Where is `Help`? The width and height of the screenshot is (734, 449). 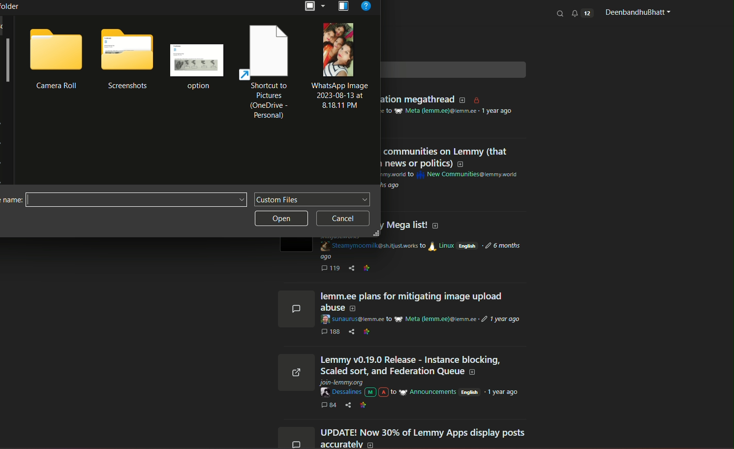 Help is located at coordinates (366, 7).